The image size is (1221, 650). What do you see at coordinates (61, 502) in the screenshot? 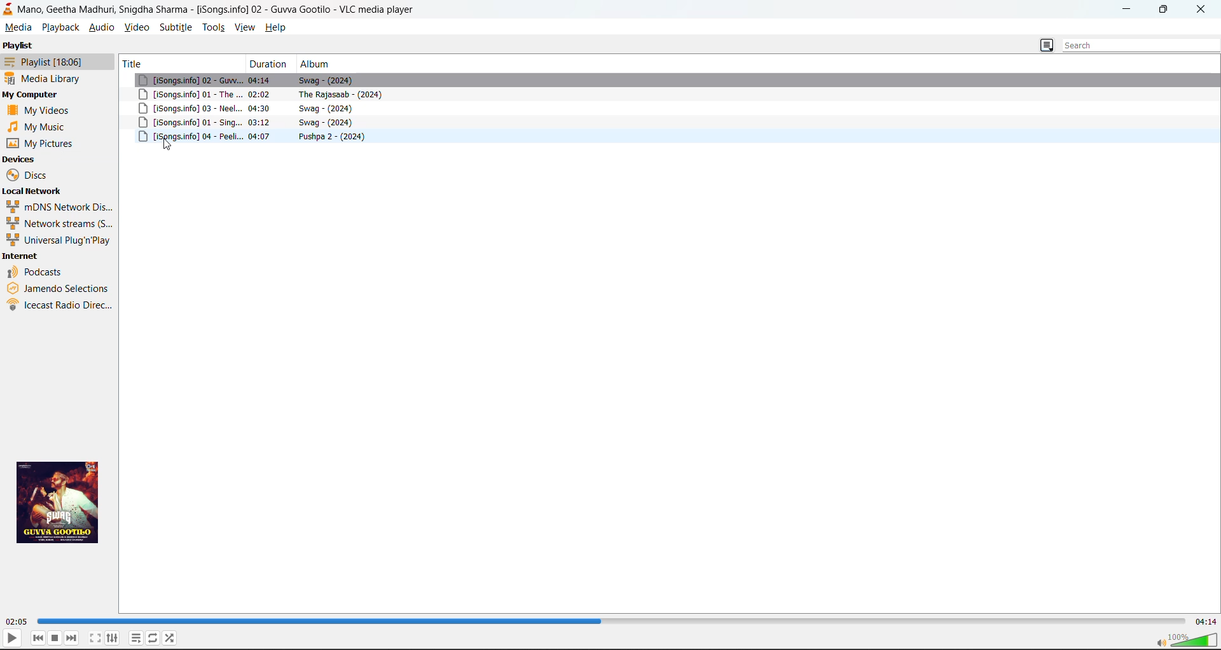
I see `thumbnail` at bounding box center [61, 502].